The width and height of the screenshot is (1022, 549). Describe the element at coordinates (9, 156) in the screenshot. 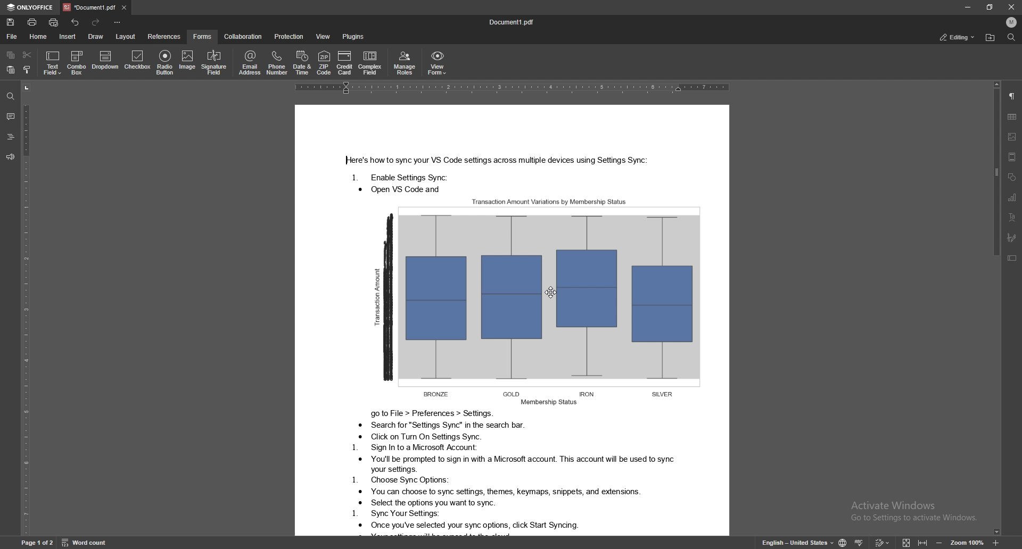

I see `feedback` at that location.